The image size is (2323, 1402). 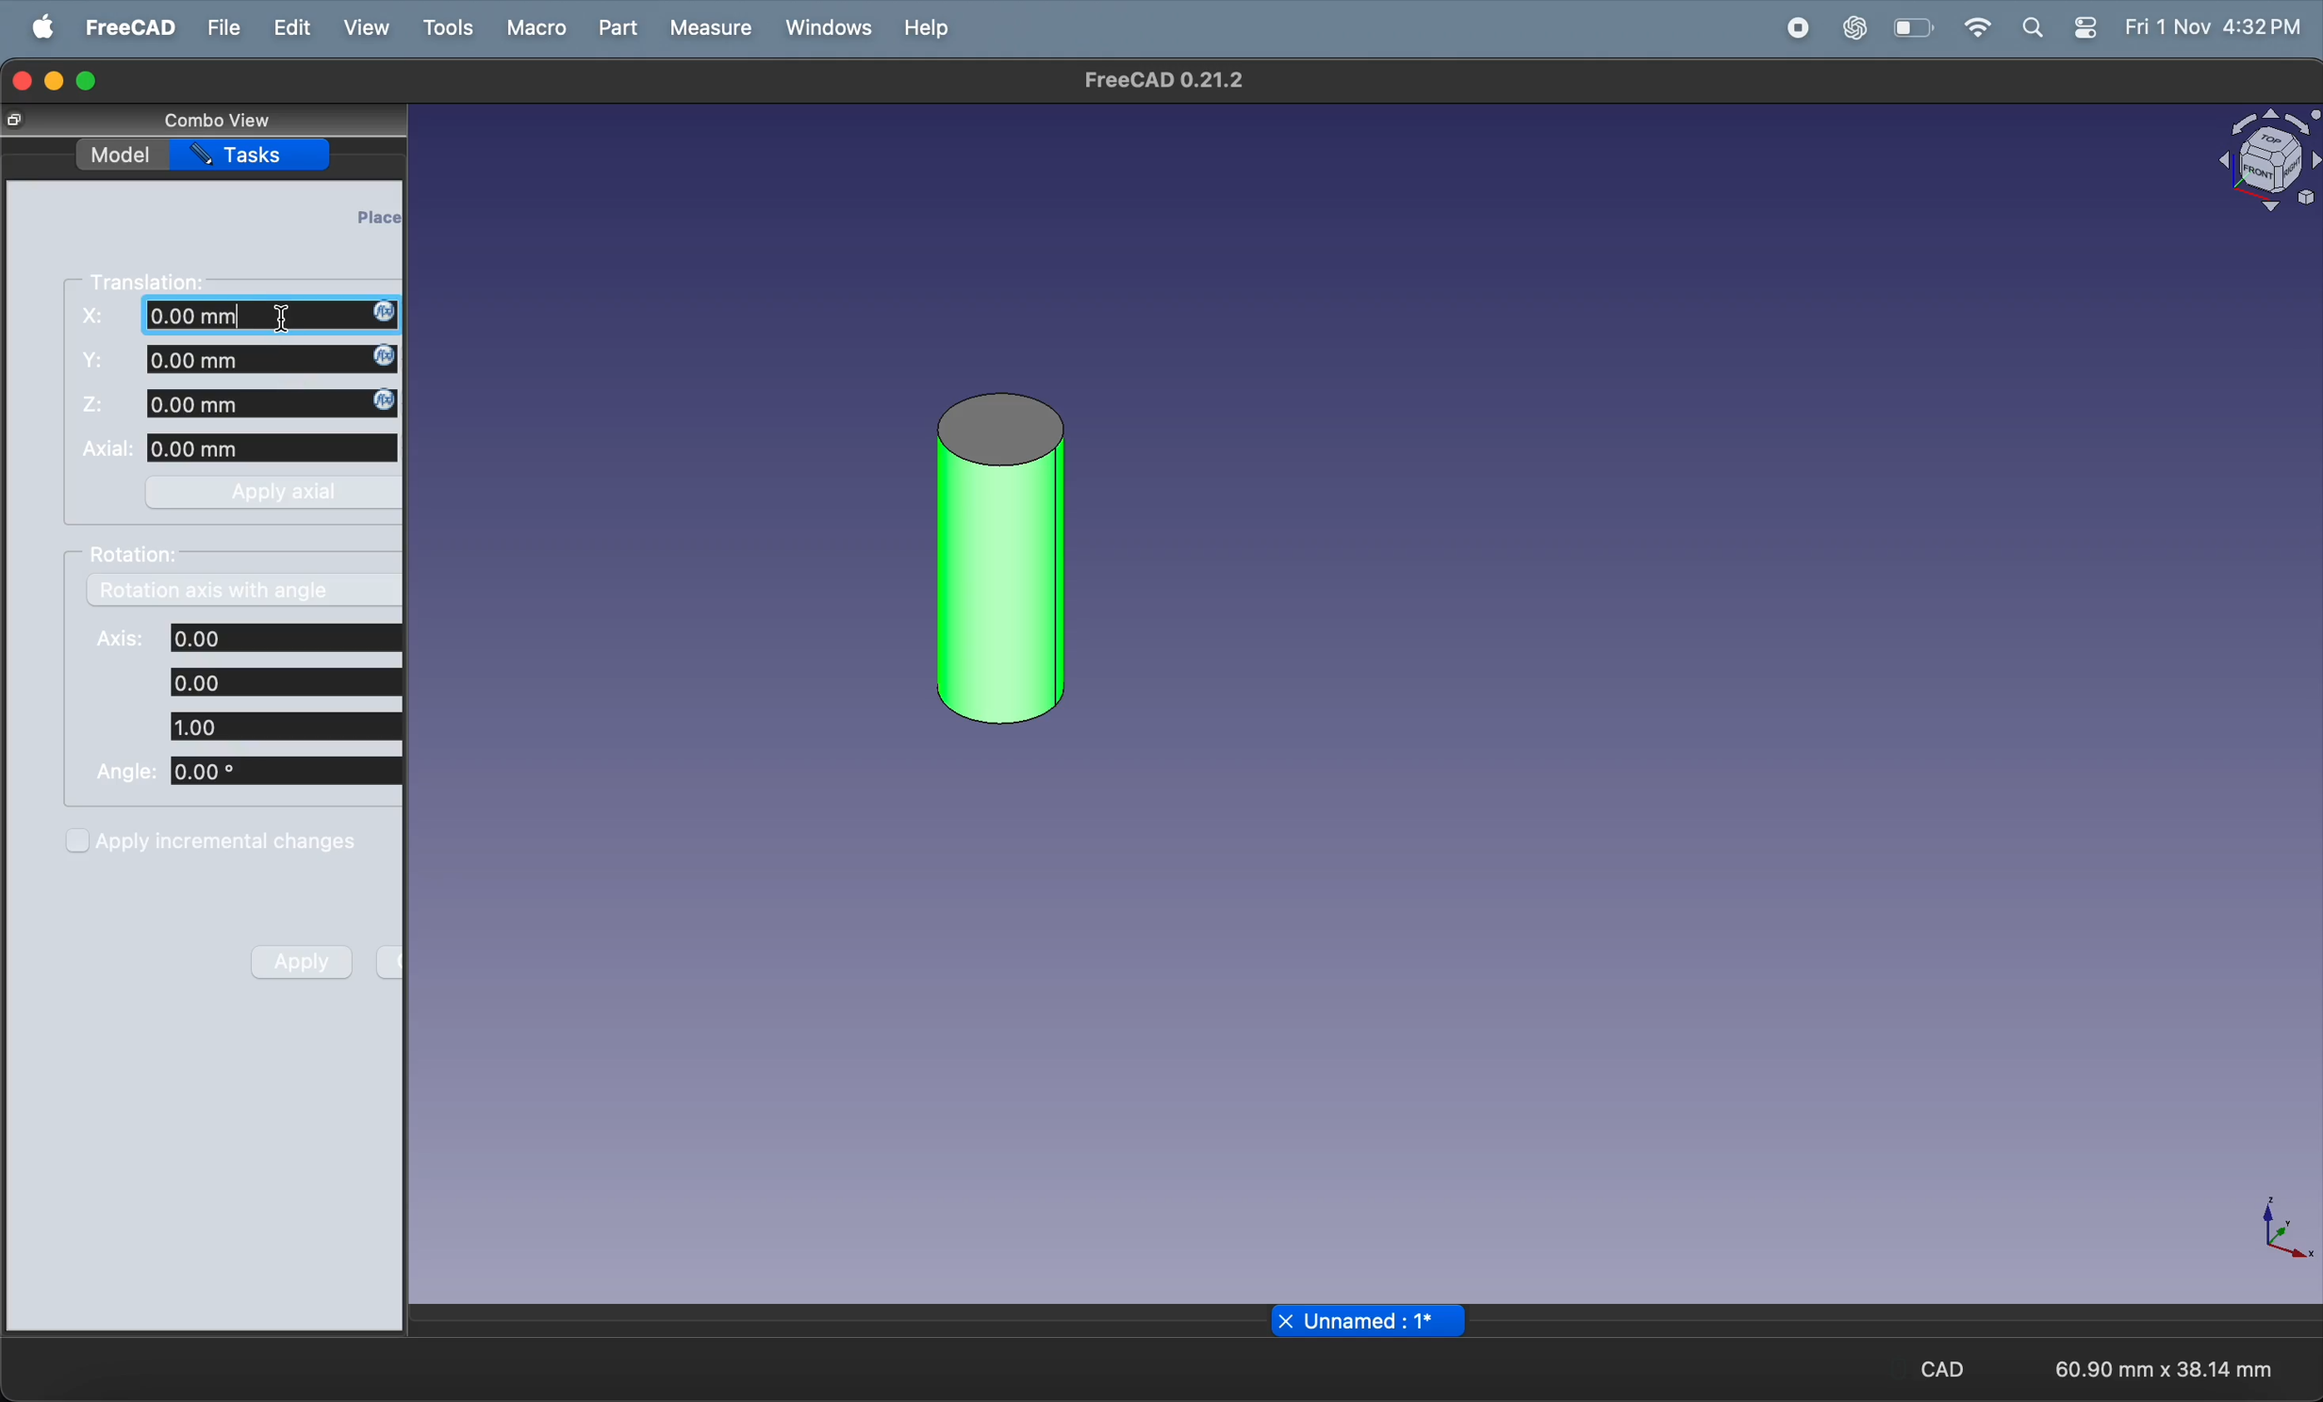 What do you see at coordinates (128, 771) in the screenshot?
I see `Angle:` at bounding box center [128, 771].